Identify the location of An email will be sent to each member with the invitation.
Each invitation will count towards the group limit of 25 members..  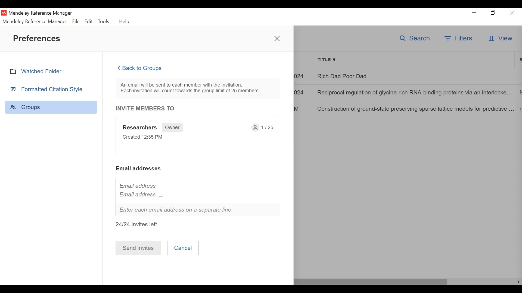
(193, 88).